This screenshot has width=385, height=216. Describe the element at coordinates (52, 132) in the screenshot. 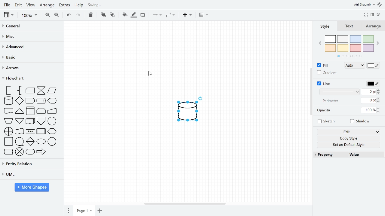

I see `preparation` at that location.